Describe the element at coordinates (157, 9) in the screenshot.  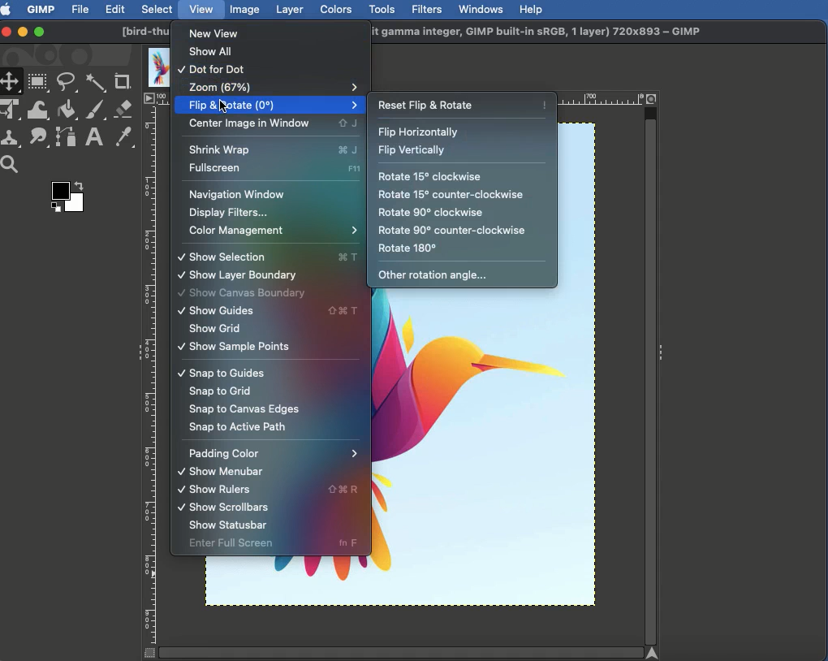
I see `Select` at that location.